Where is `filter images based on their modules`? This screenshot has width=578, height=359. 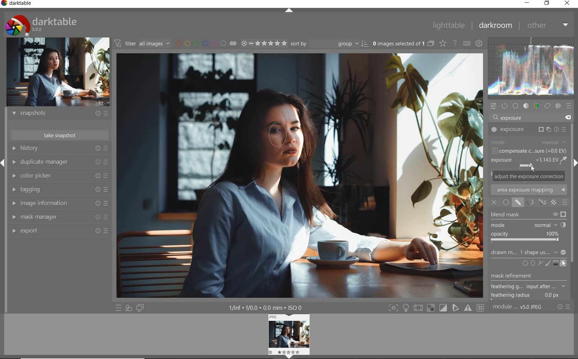
filter images based on their modules is located at coordinates (142, 43).